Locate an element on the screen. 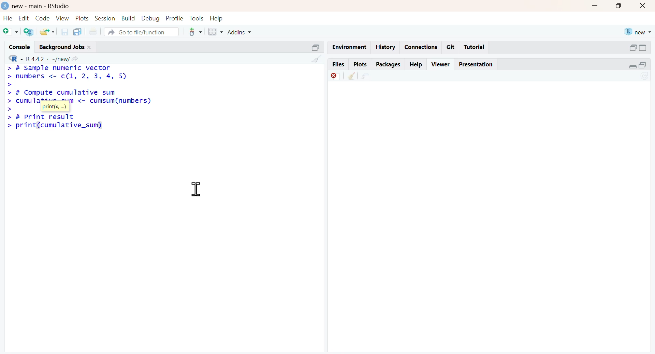 This screenshot has width=655, height=354. close is located at coordinates (643, 6).